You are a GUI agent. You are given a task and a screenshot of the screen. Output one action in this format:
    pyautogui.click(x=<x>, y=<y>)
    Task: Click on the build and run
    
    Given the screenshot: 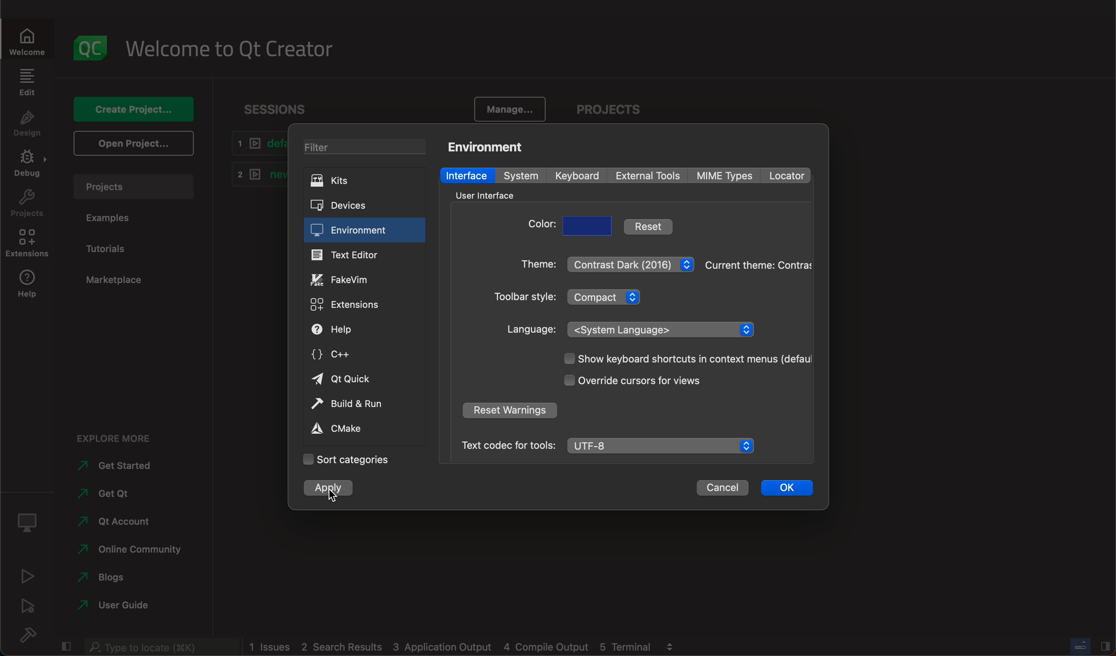 What is the action you would take?
    pyautogui.click(x=359, y=404)
    